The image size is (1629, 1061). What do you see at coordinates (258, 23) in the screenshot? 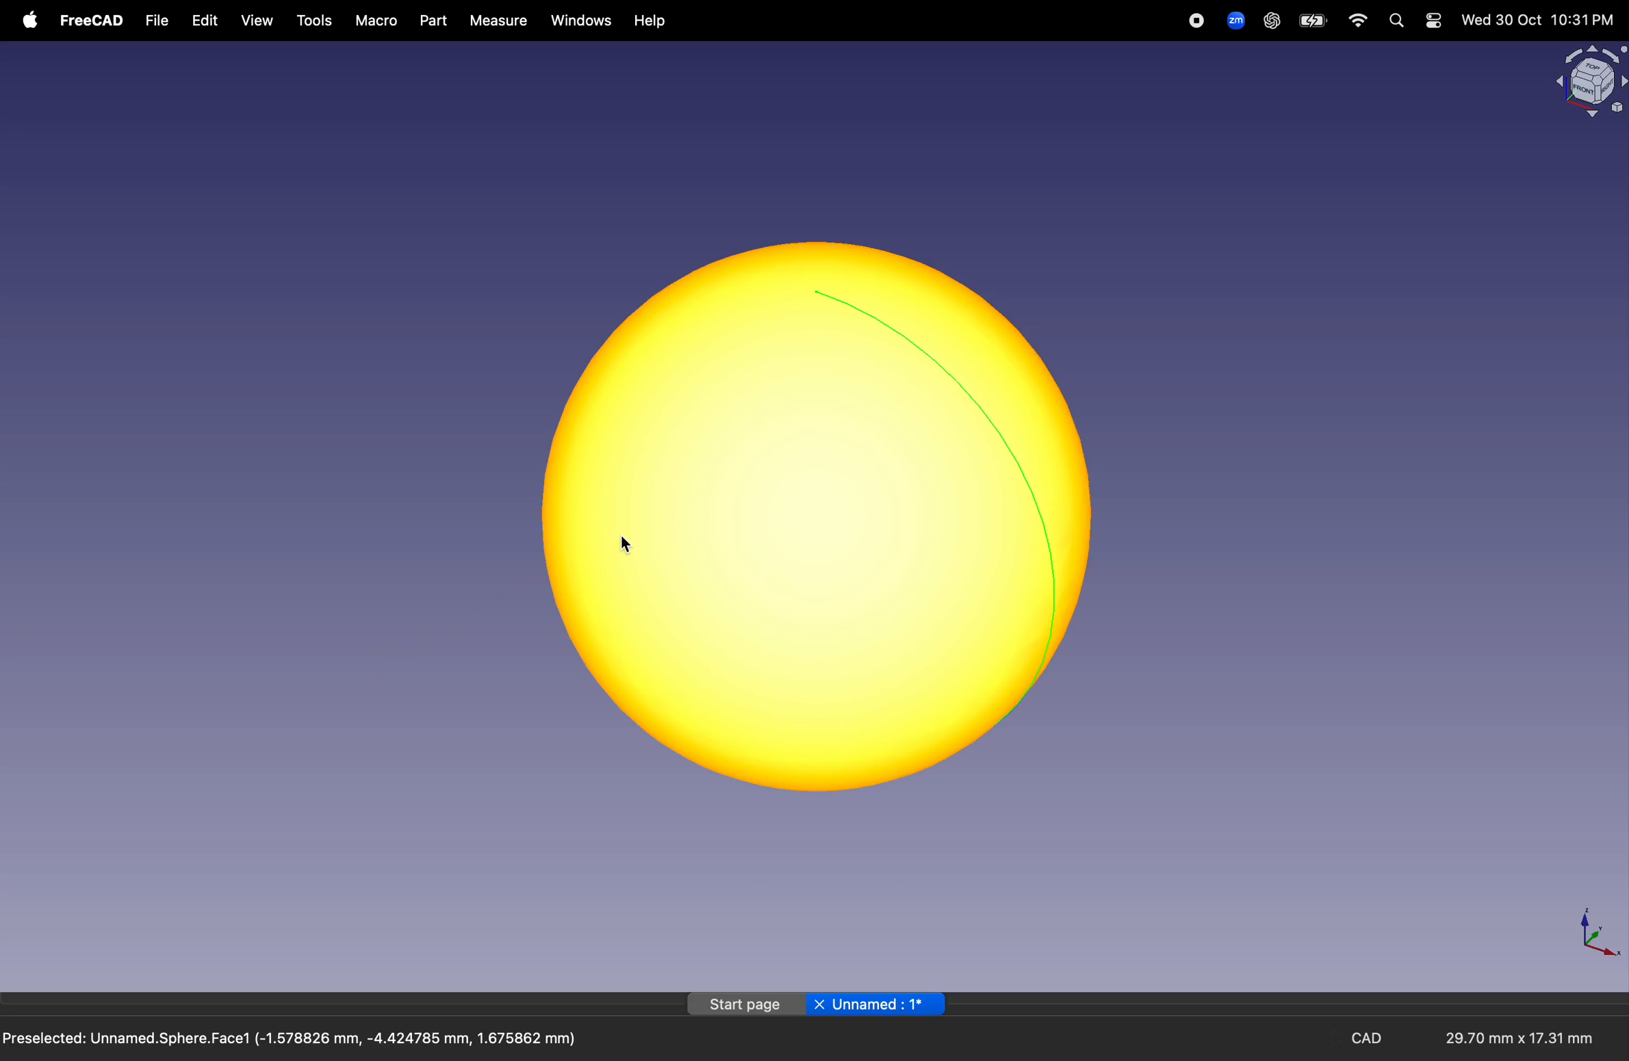
I see `view` at bounding box center [258, 23].